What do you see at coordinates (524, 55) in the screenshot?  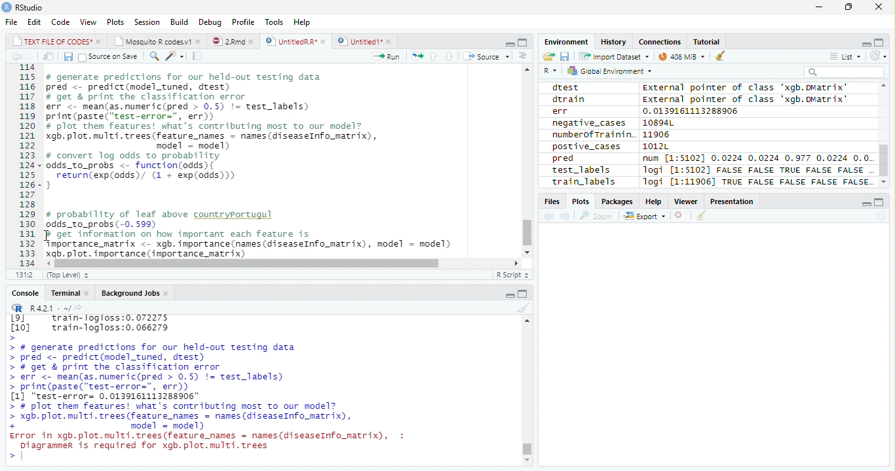 I see `Show Document Outline` at bounding box center [524, 55].